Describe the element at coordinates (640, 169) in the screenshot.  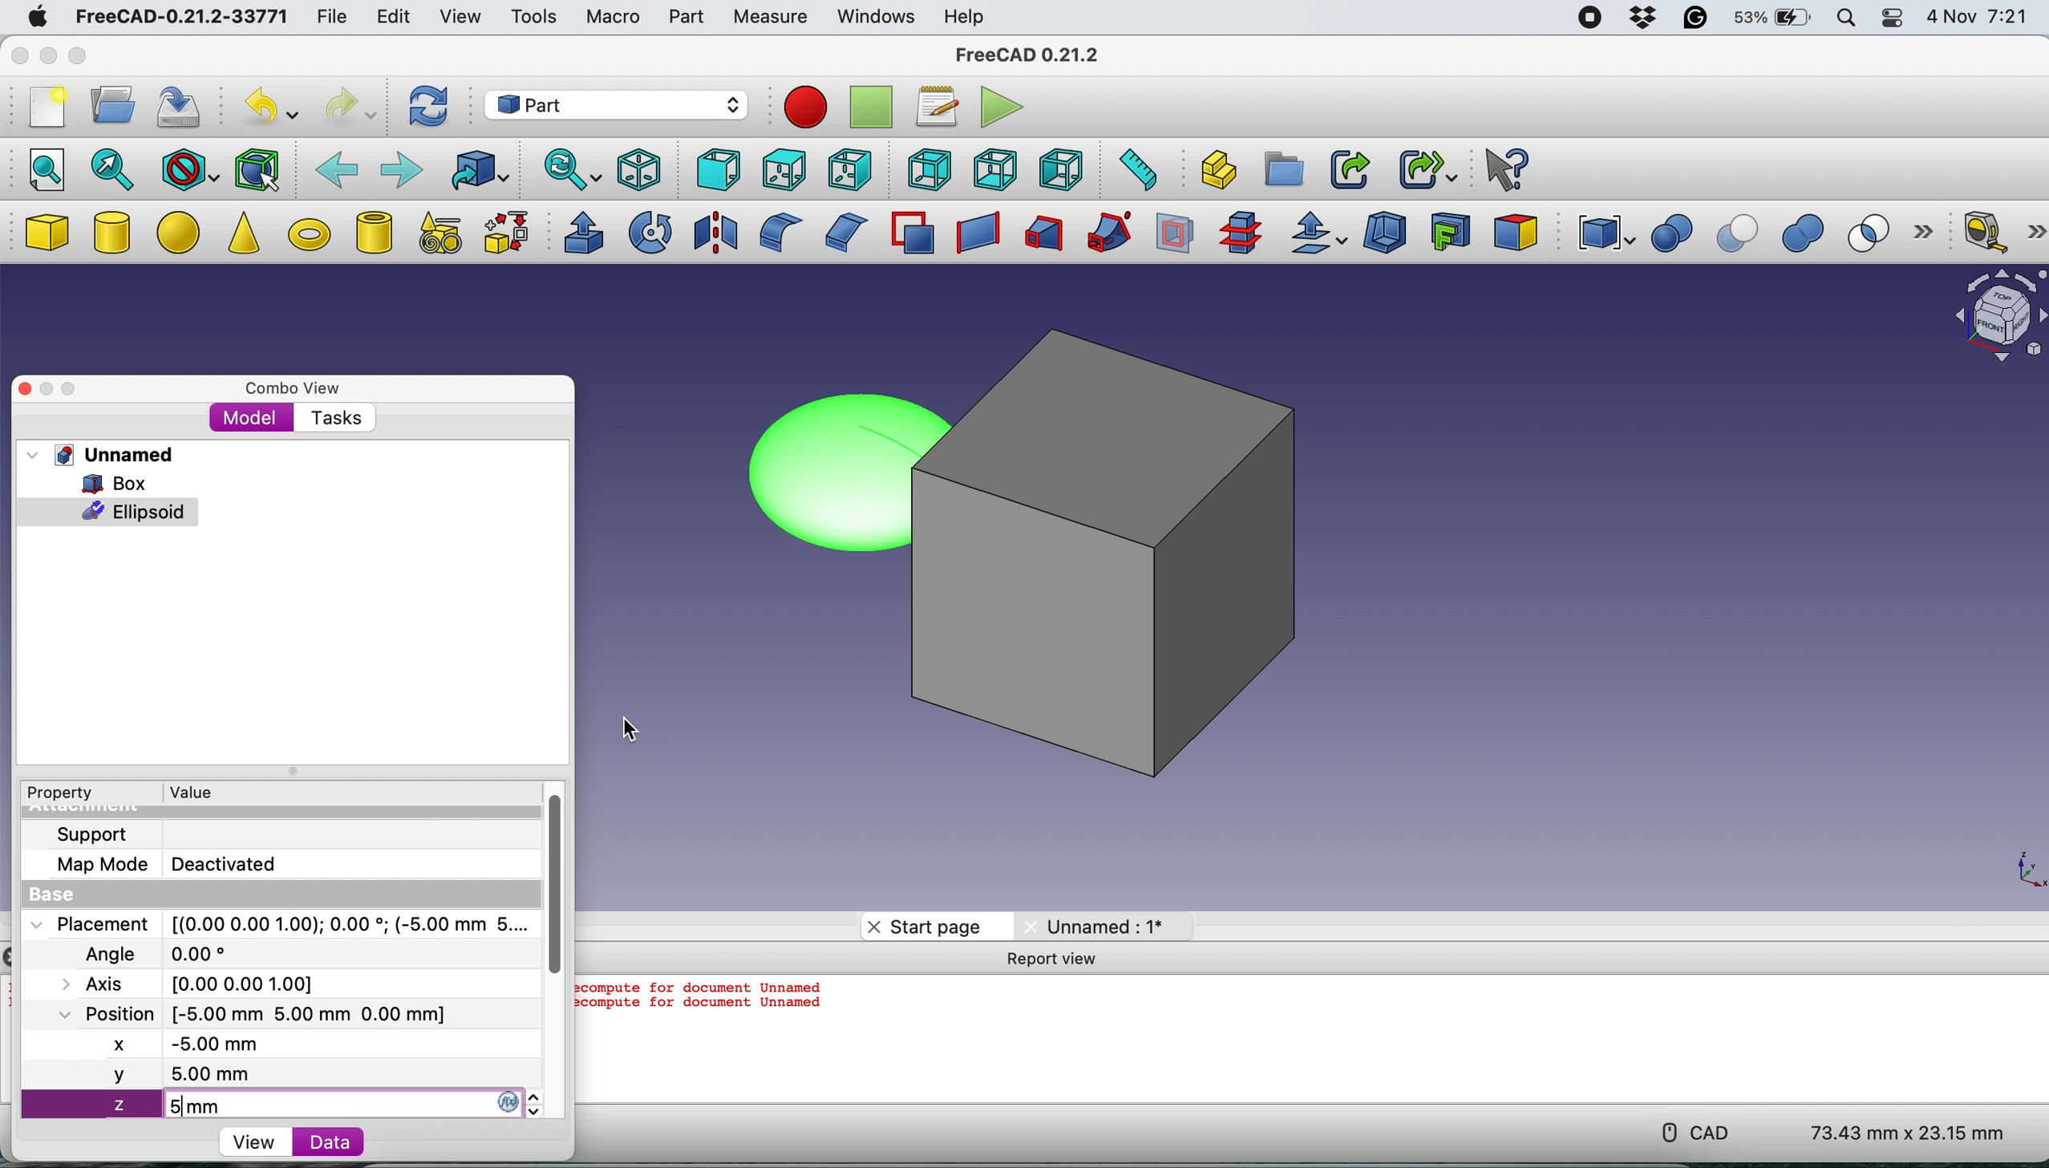
I see `isometric view` at that location.